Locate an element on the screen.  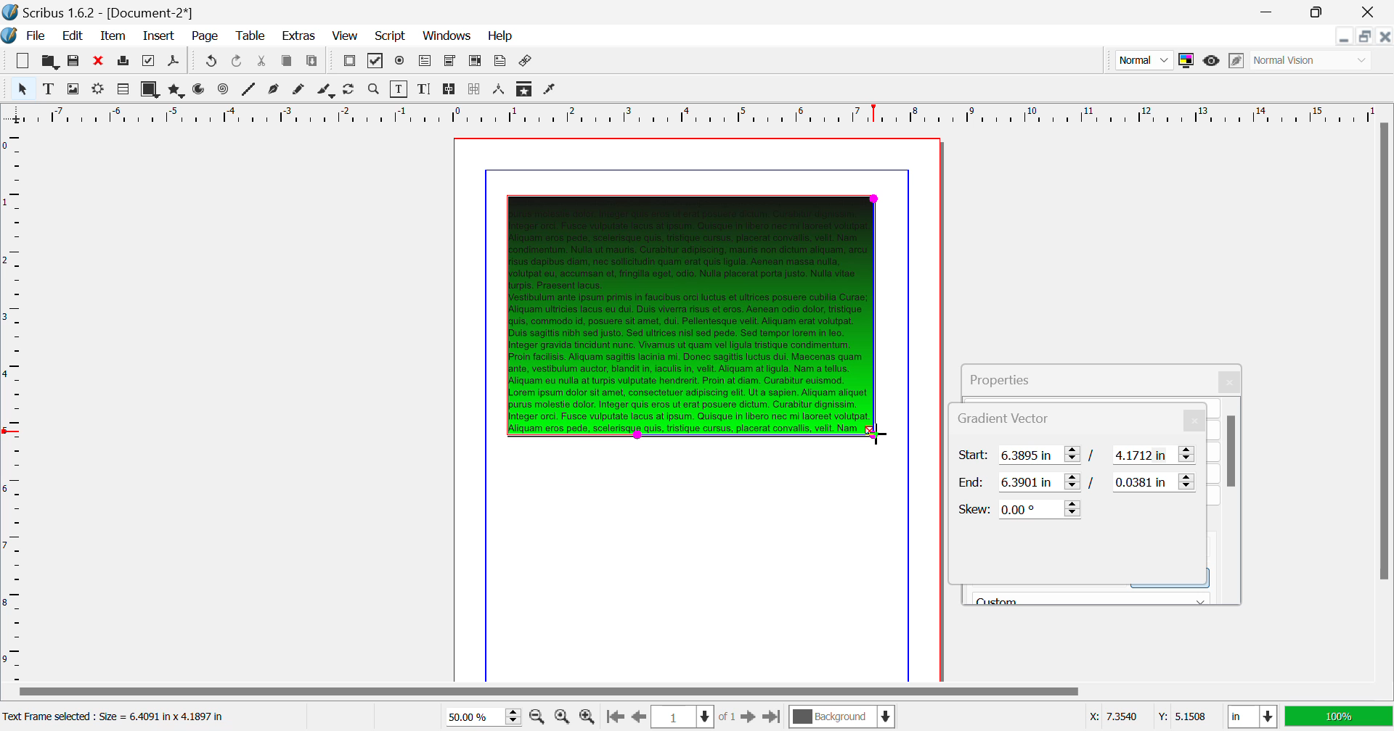
Background is located at coordinates (841, 718).